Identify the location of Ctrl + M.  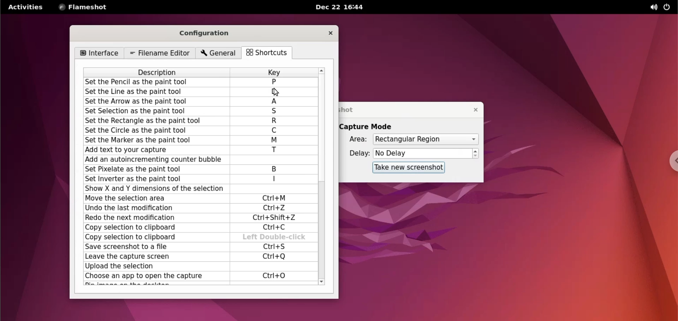
(276, 199).